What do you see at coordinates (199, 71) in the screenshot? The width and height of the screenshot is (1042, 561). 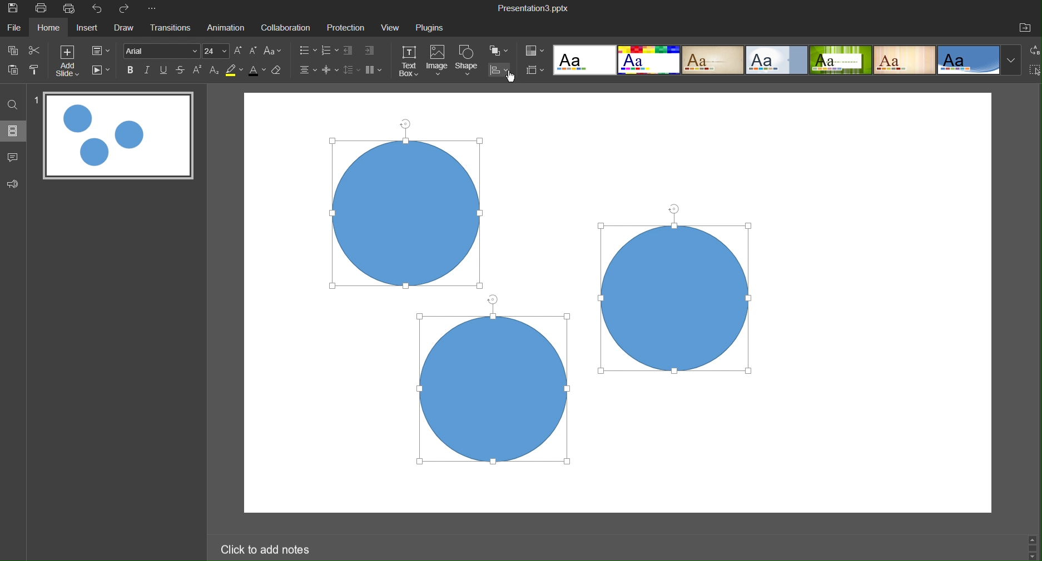 I see `Superscript` at bounding box center [199, 71].